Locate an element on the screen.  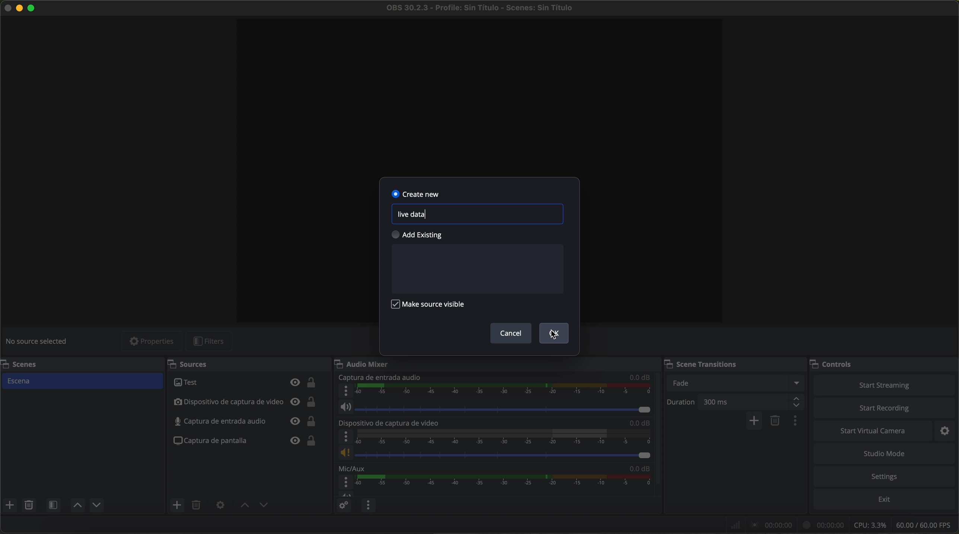
start streaming is located at coordinates (885, 384).